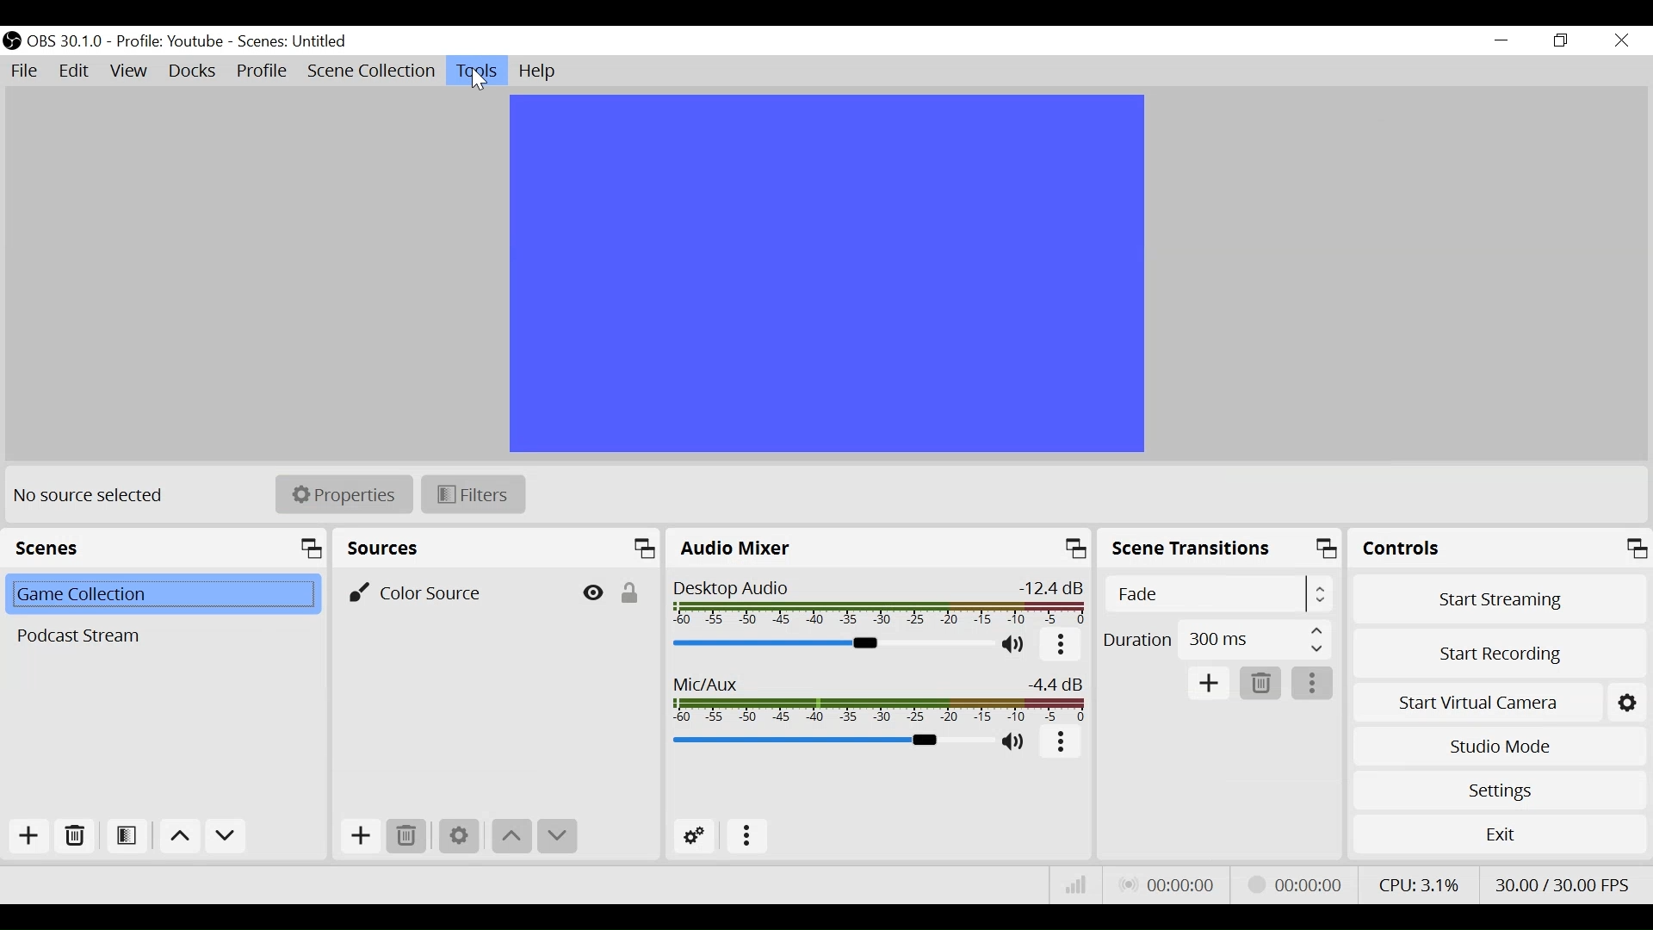 Image resolution: width=1653 pixels, height=930 pixels. Describe the element at coordinates (12, 40) in the screenshot. I see `OBS Desktop icon` at that location.